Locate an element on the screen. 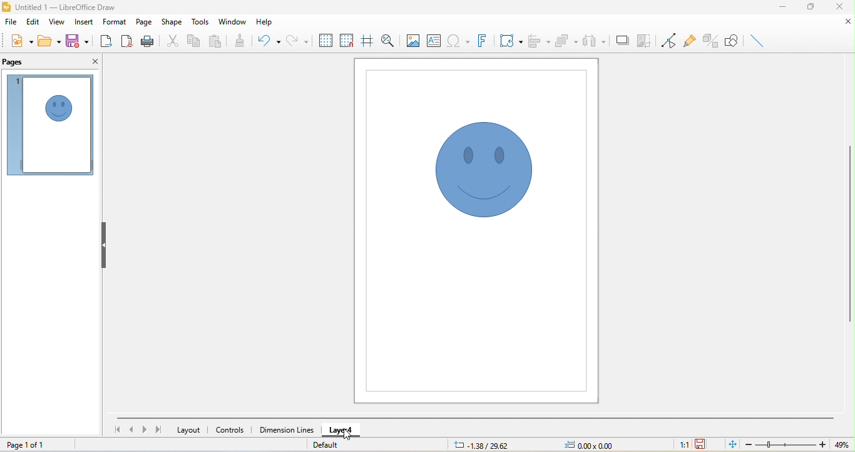 The image size is (855, 452).  vertical scroll bar is located at coordinates (849, 232).